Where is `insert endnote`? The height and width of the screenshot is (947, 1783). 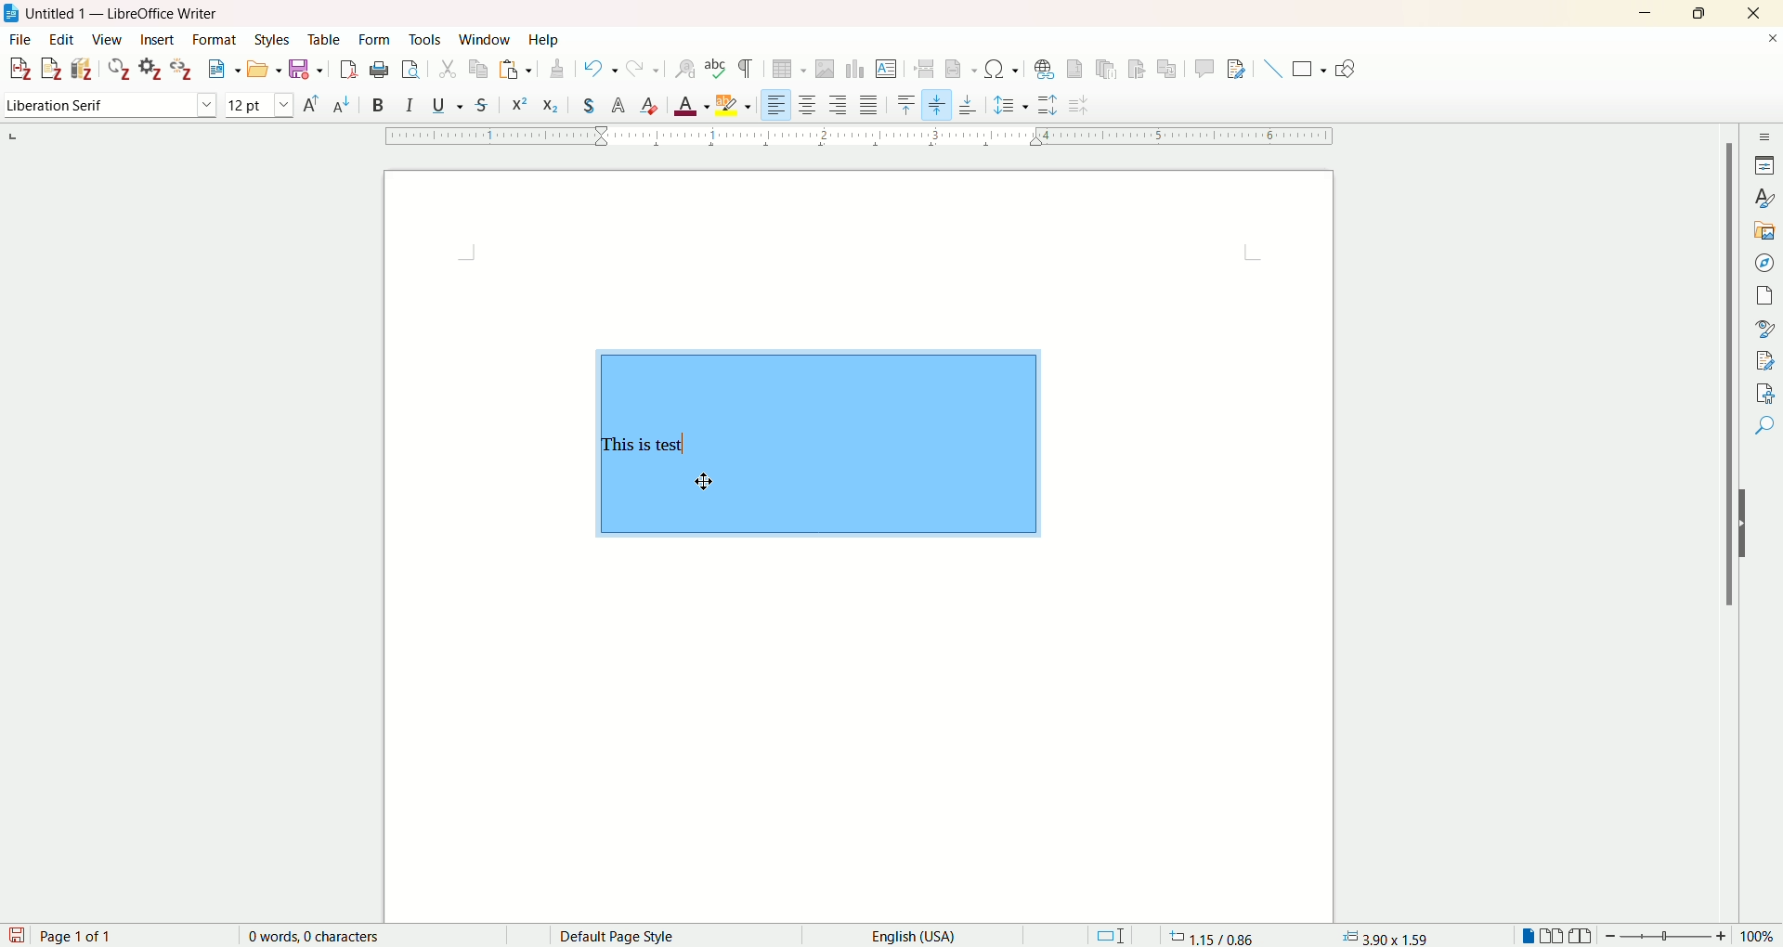
insert endnote is located at coordinates (1106, 70).